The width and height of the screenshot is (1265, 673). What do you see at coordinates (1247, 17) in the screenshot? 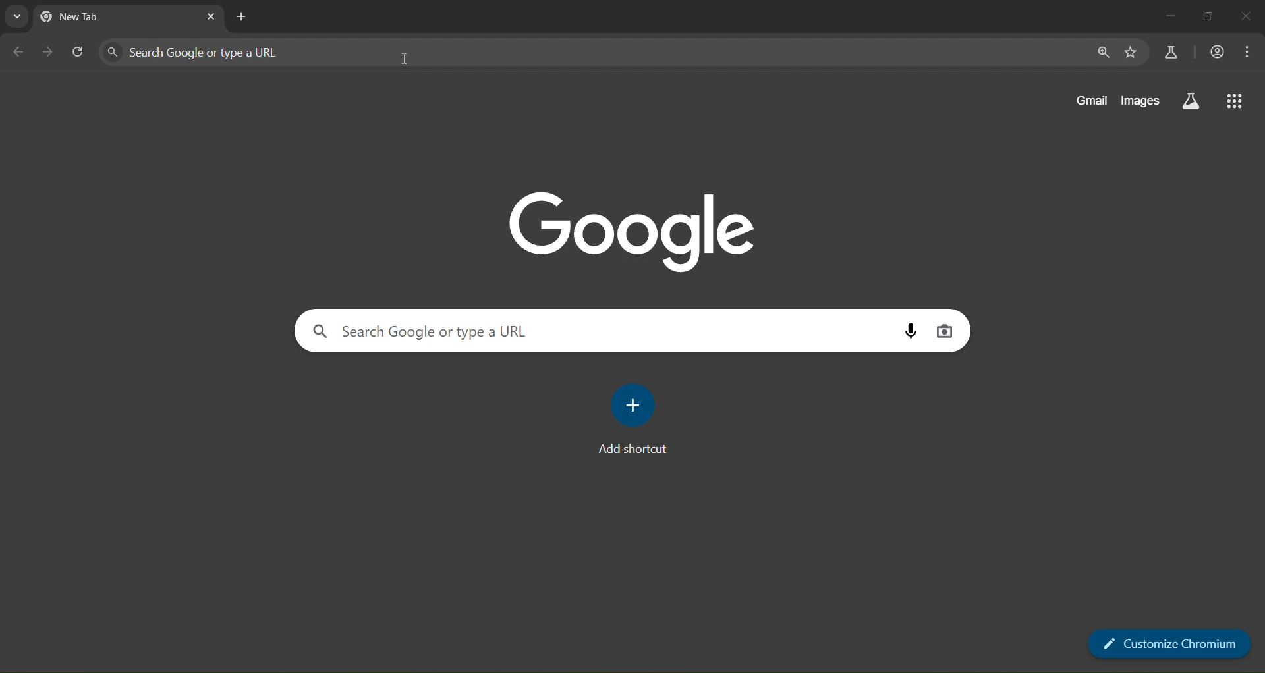
I see `close` at bounding box center [1247, 17].